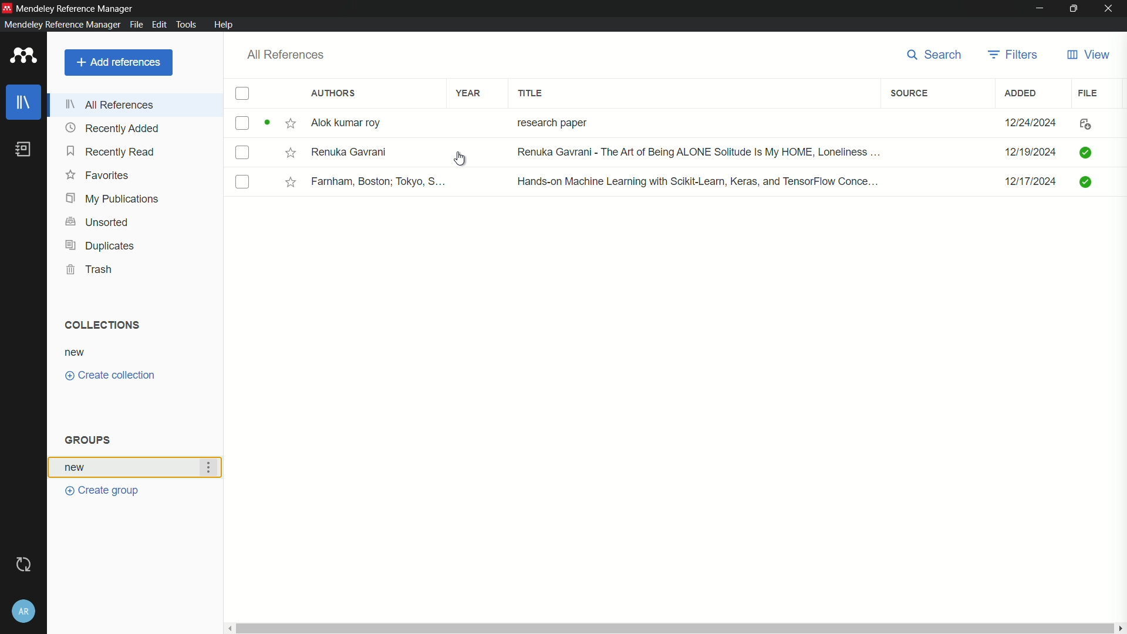 This screenshot has width=1127, height=634. I want to click on Star, so click(289, 152).